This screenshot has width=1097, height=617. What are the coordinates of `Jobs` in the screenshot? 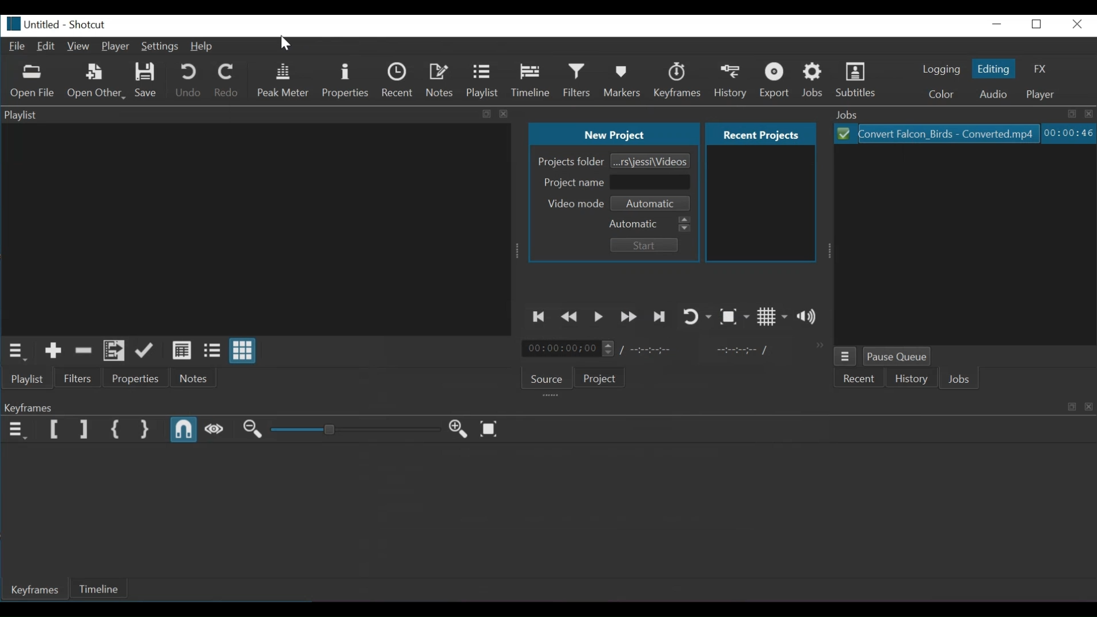 It's located at (814, 79).